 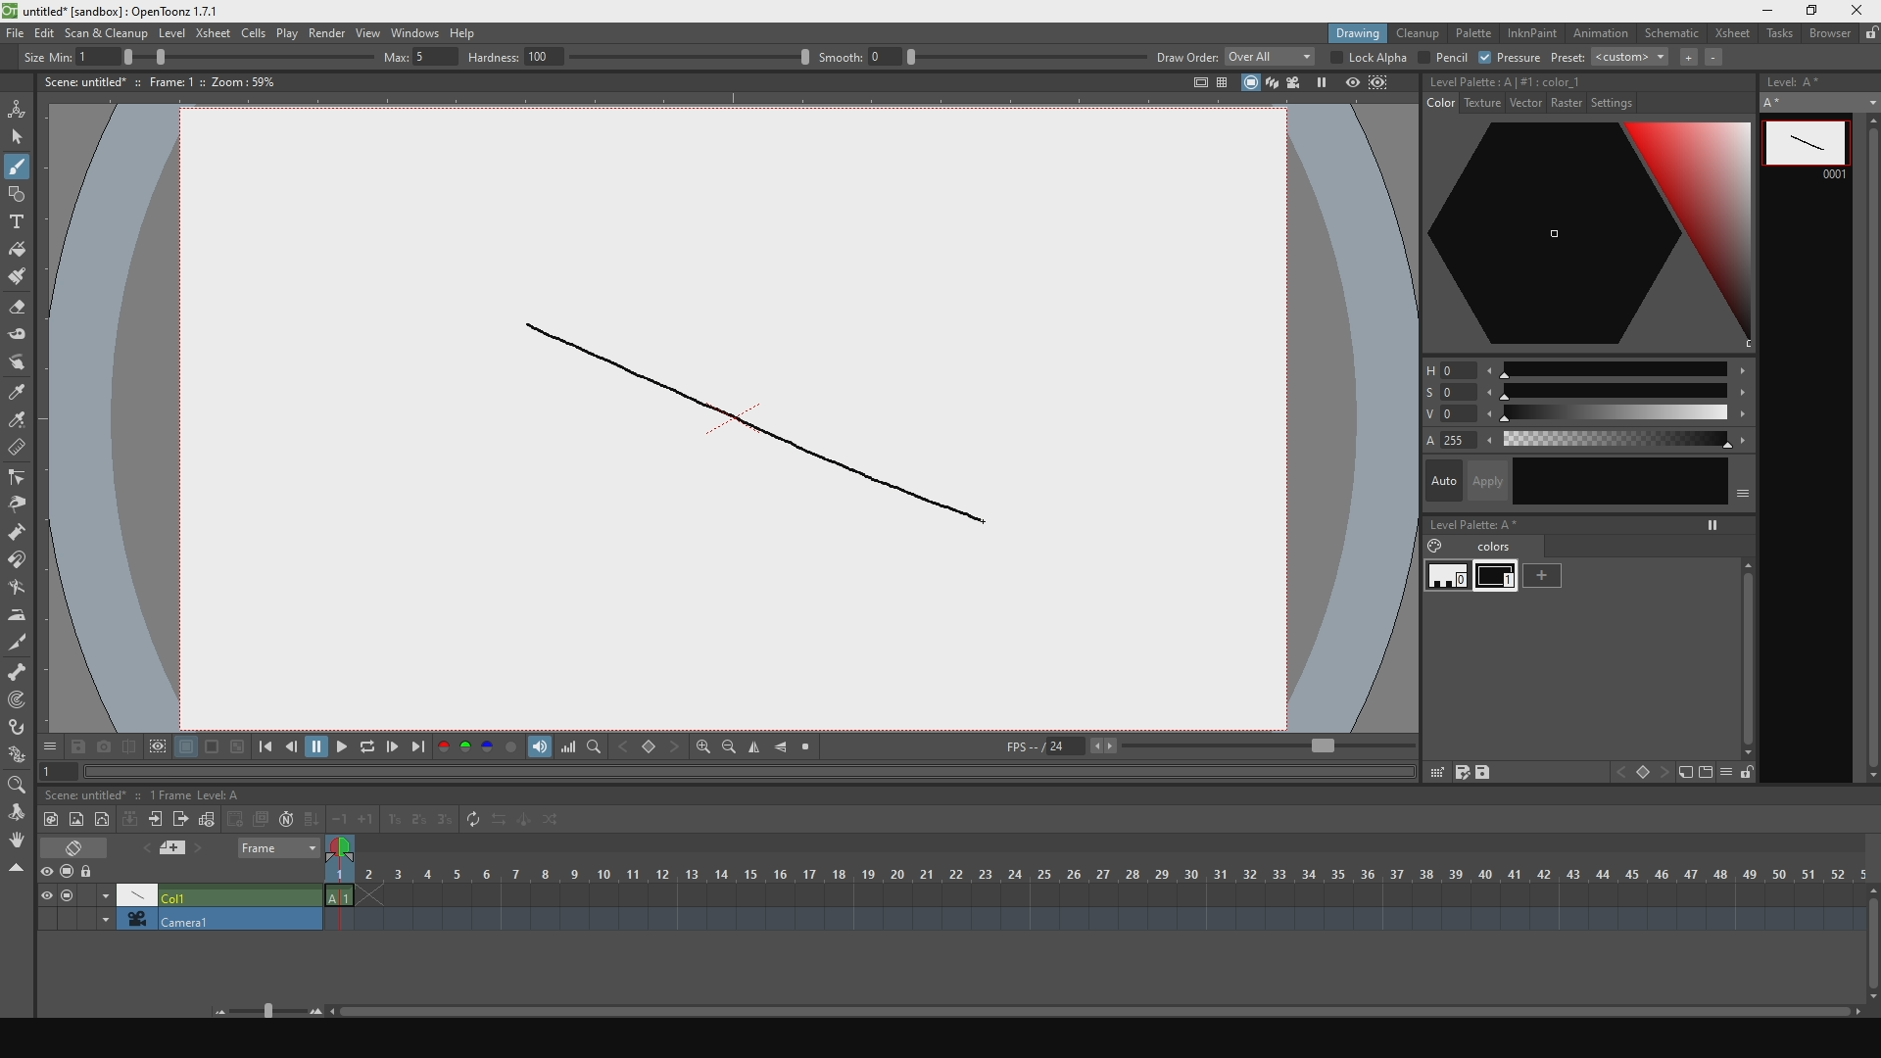 What do you see at coordinates (316, 748) in the screenshot?
I see `pause` at bounding box center [316, 748].